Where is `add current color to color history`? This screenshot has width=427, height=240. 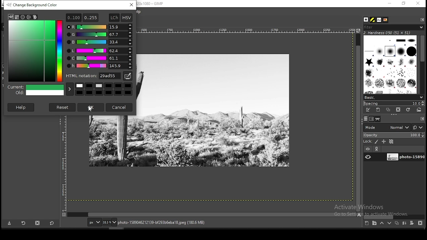 add current color to color history is located at coordinates (70, 89).